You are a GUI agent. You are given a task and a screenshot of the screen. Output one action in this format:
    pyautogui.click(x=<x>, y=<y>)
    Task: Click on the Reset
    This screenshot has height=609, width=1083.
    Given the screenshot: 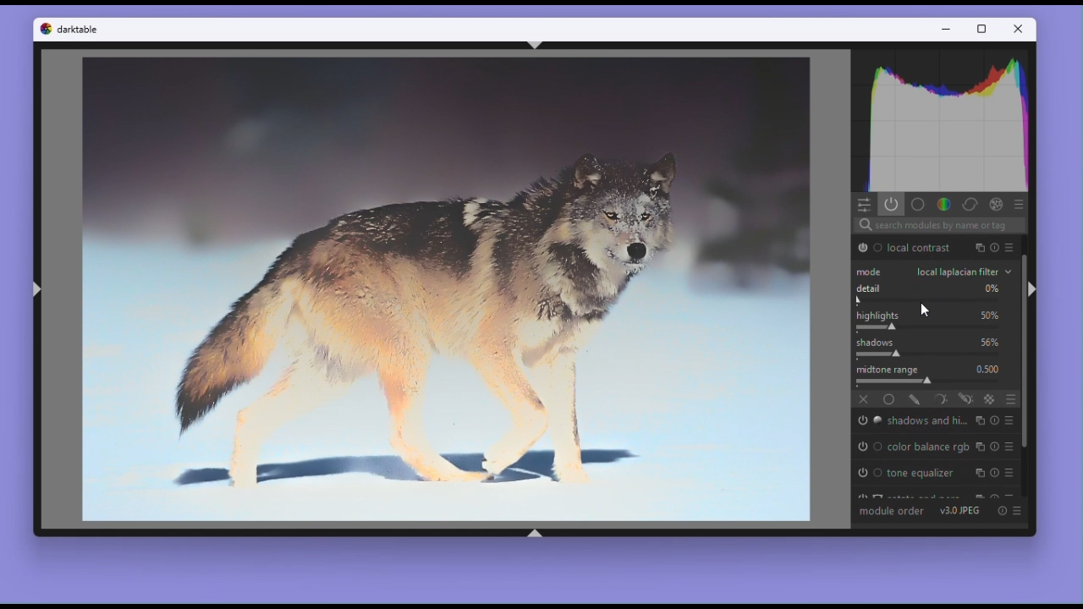 What is the action you would take?
    pyautogui.click(x=1002, y=511)
    